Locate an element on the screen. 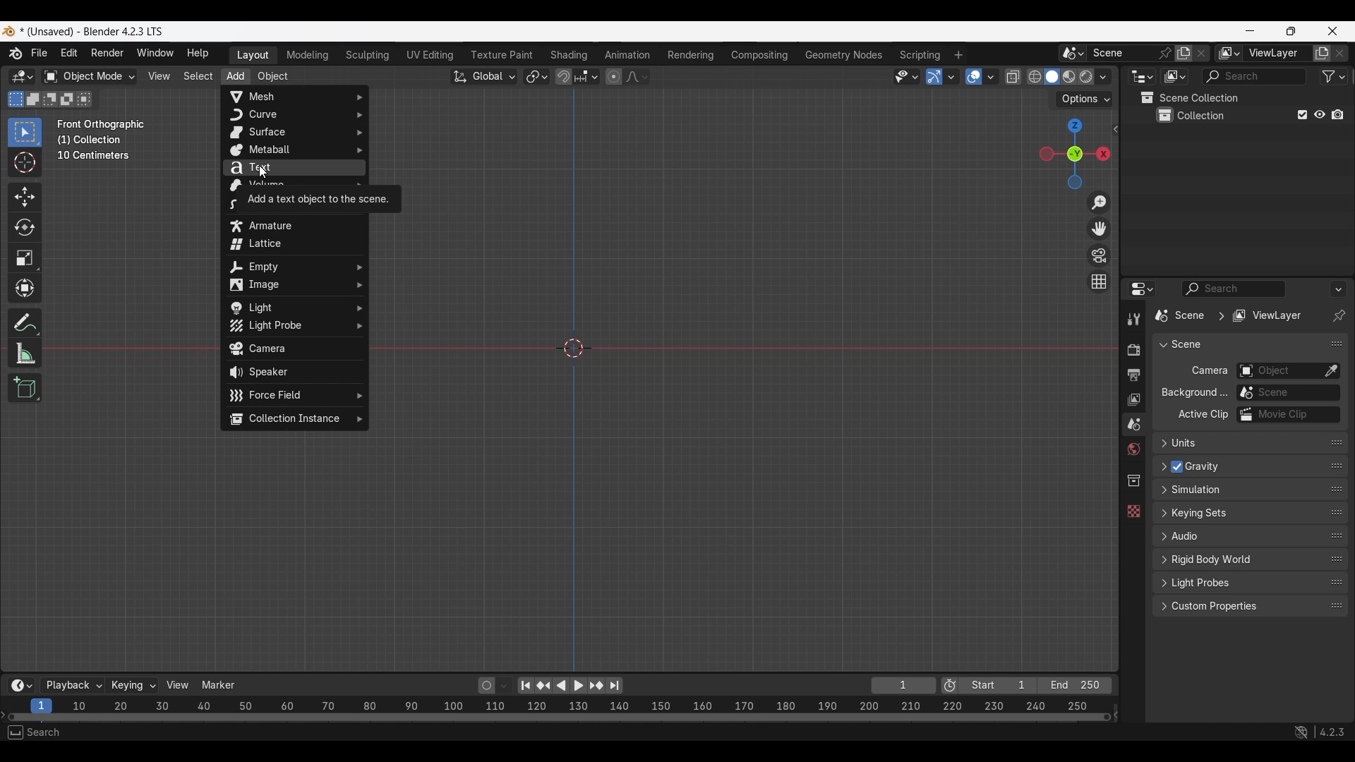 The height and width of the screenshot is (762, 1355). Active movie clip is located at coordinates (1288, 414).